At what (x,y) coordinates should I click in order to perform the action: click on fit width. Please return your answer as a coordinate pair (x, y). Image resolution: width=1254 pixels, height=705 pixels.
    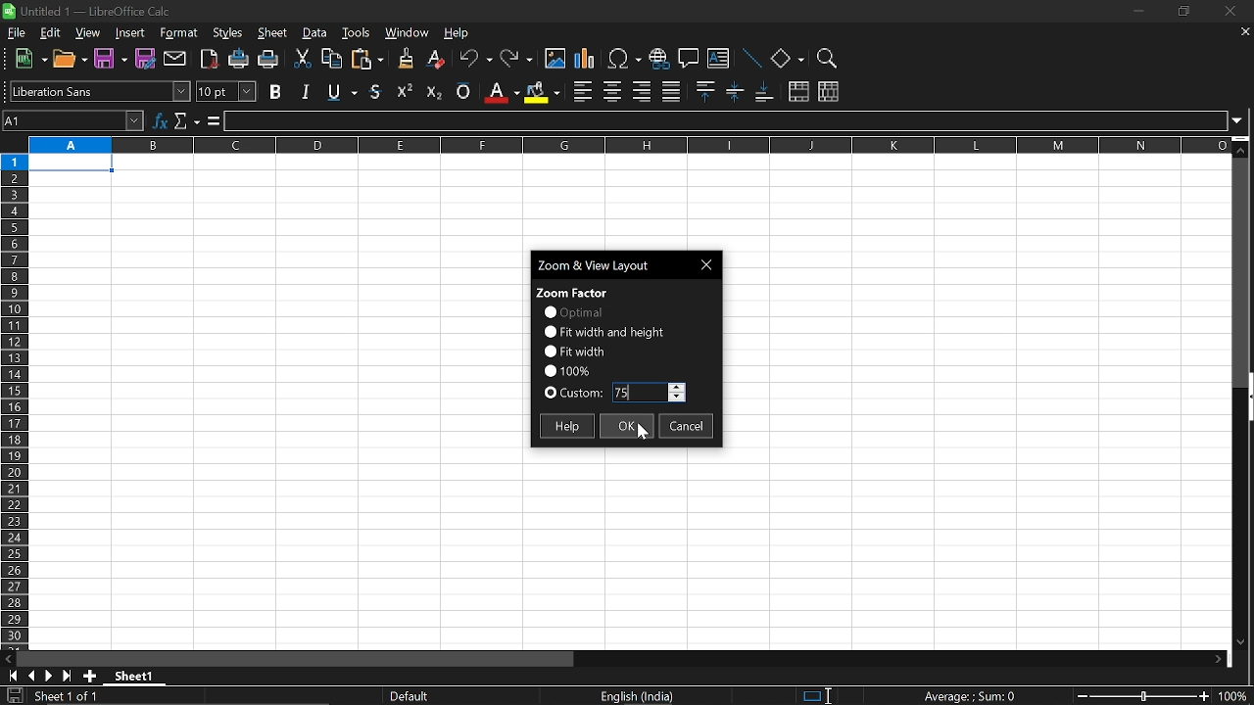
    Looking at the image, I should click on (574, 351).